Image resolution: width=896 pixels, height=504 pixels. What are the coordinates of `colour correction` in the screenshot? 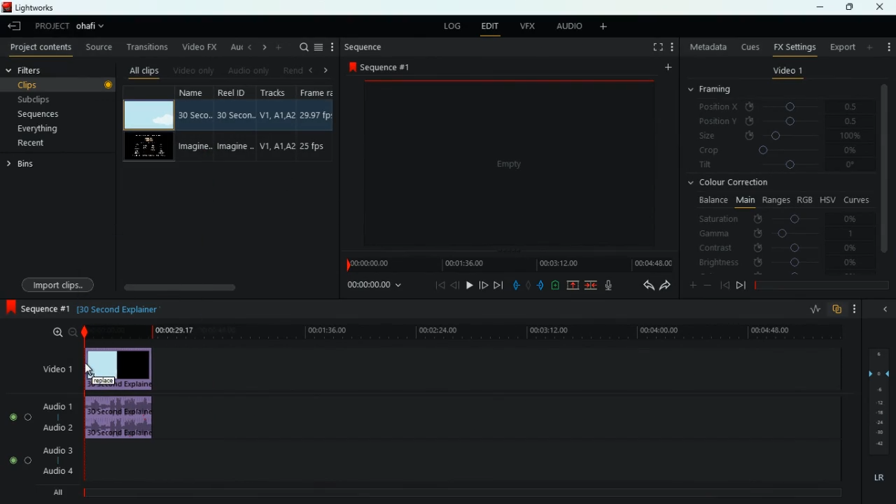 It's located at (734, 183).